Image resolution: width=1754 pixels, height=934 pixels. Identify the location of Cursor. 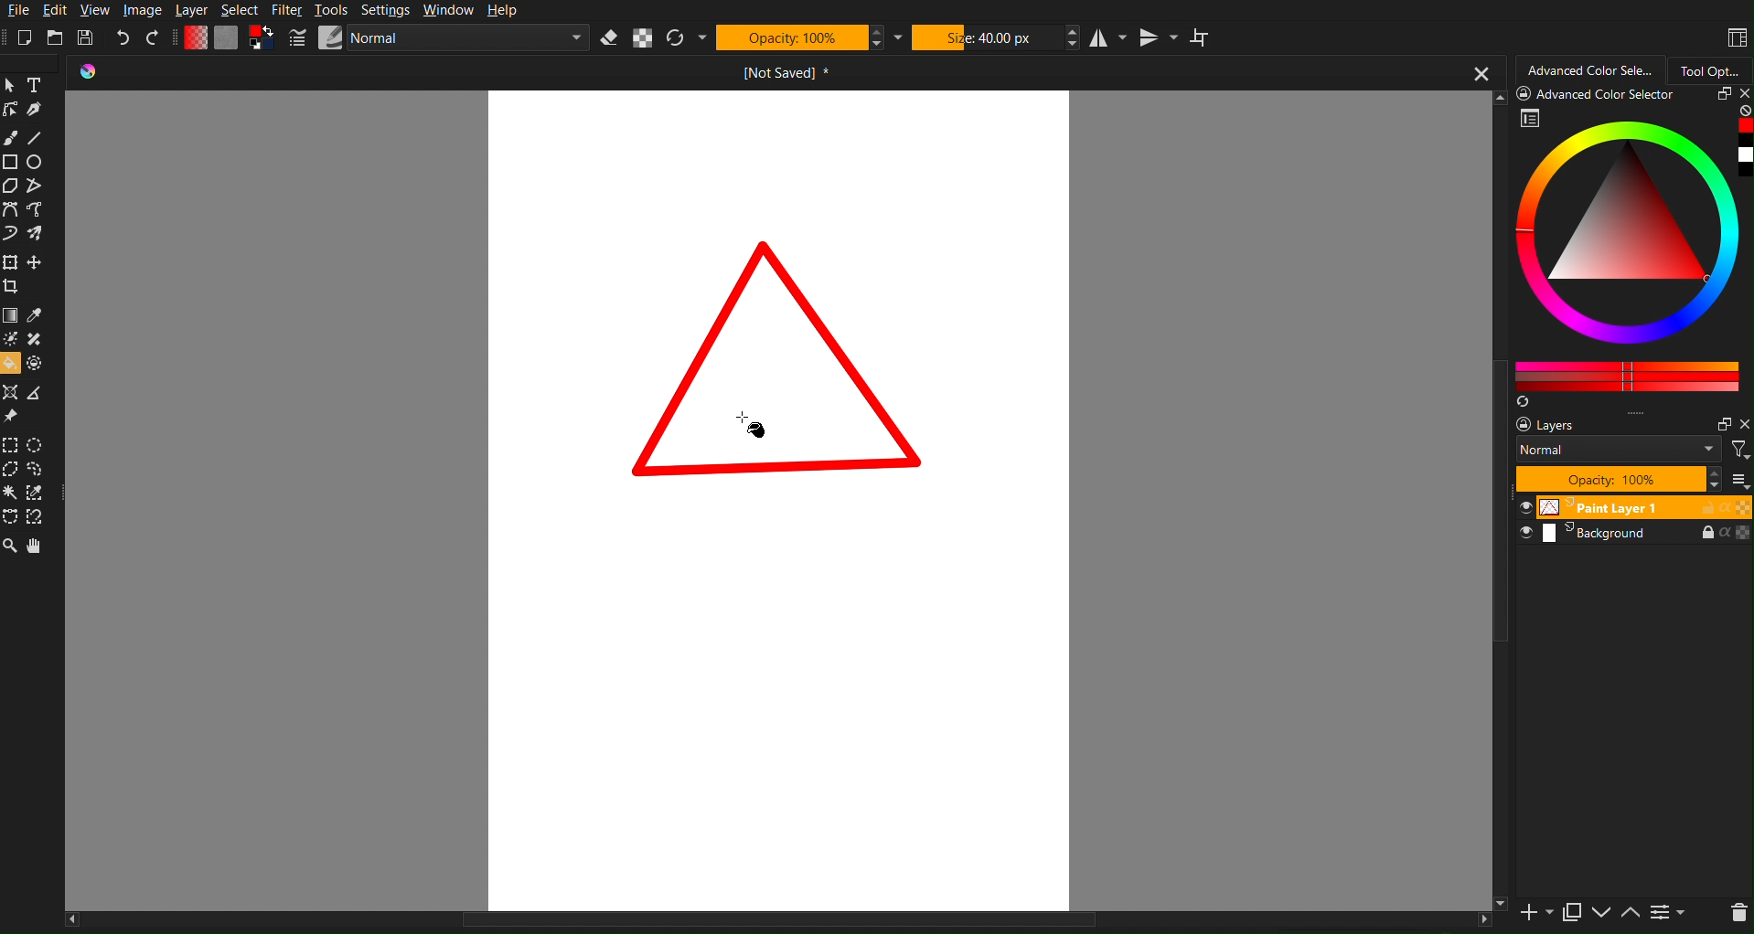
(748, 419).